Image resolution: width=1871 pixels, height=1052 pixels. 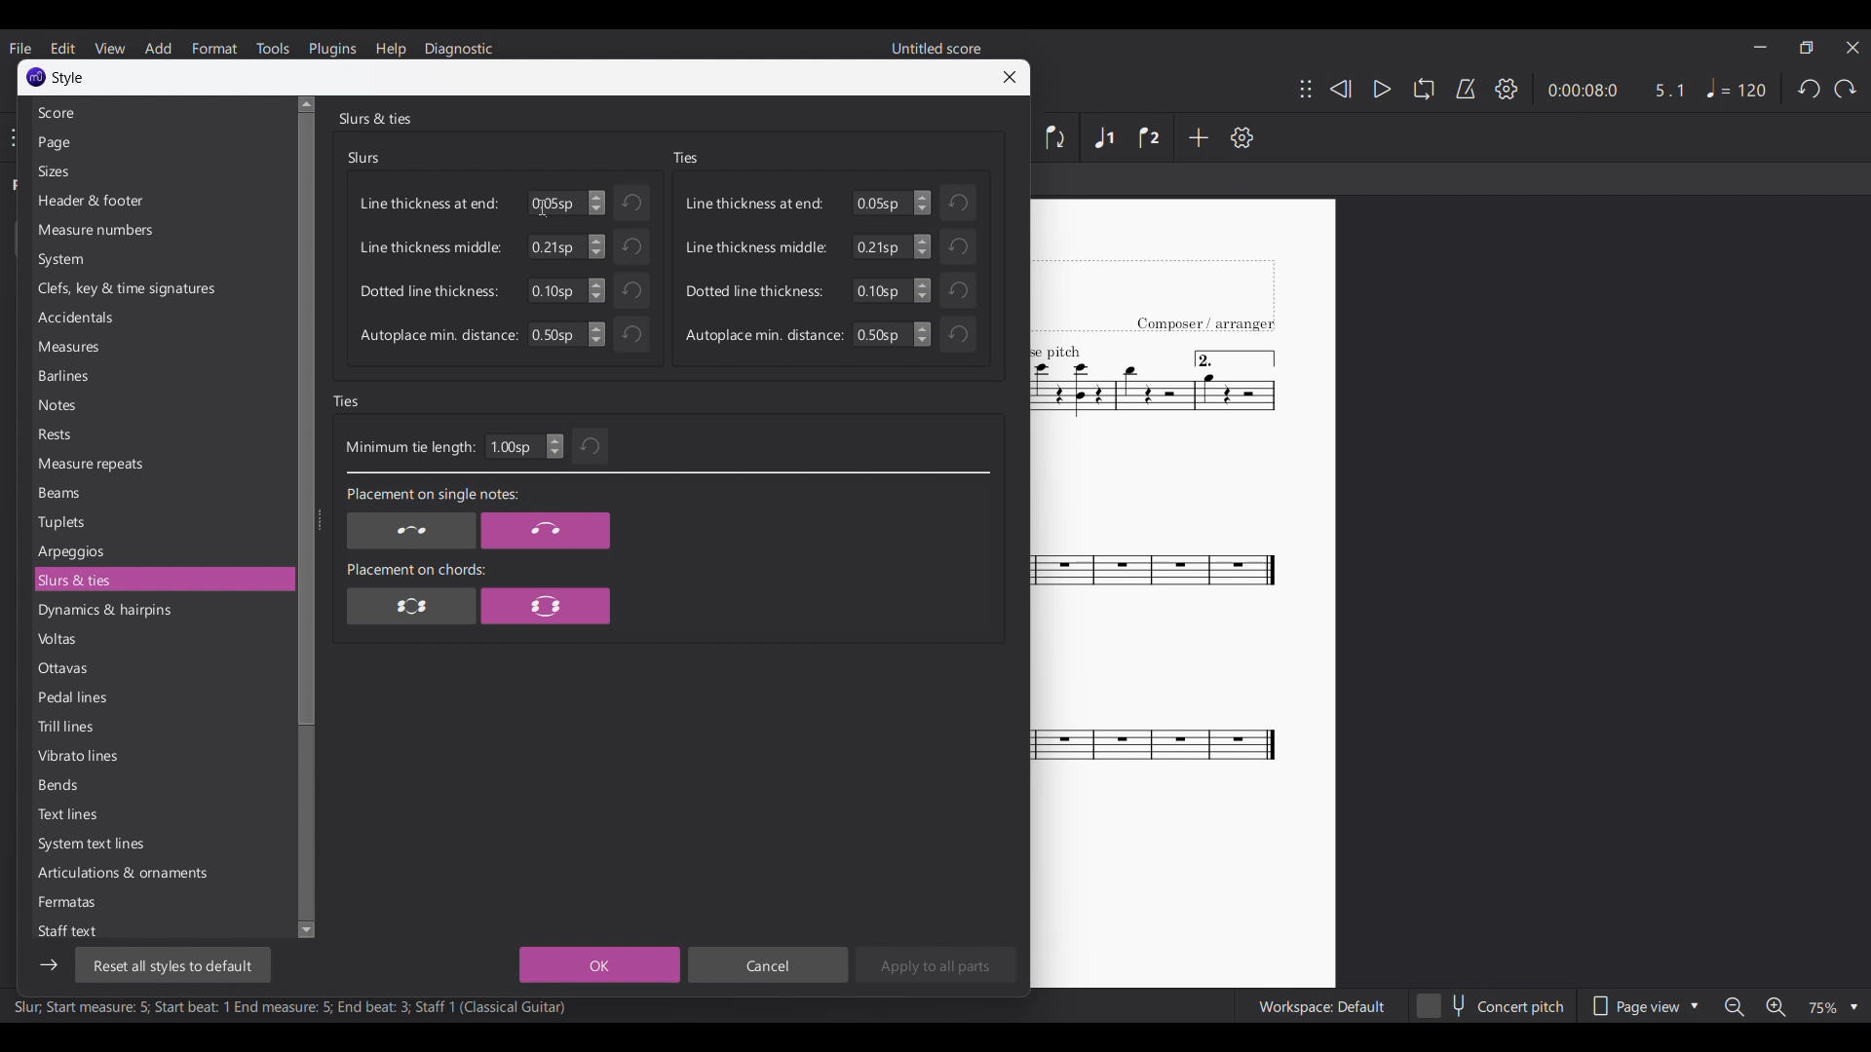 What do you see at coordinates (161, 611) in the screenshot?
I see `Dynamics & hairpins` at bounding box center [161, 611].